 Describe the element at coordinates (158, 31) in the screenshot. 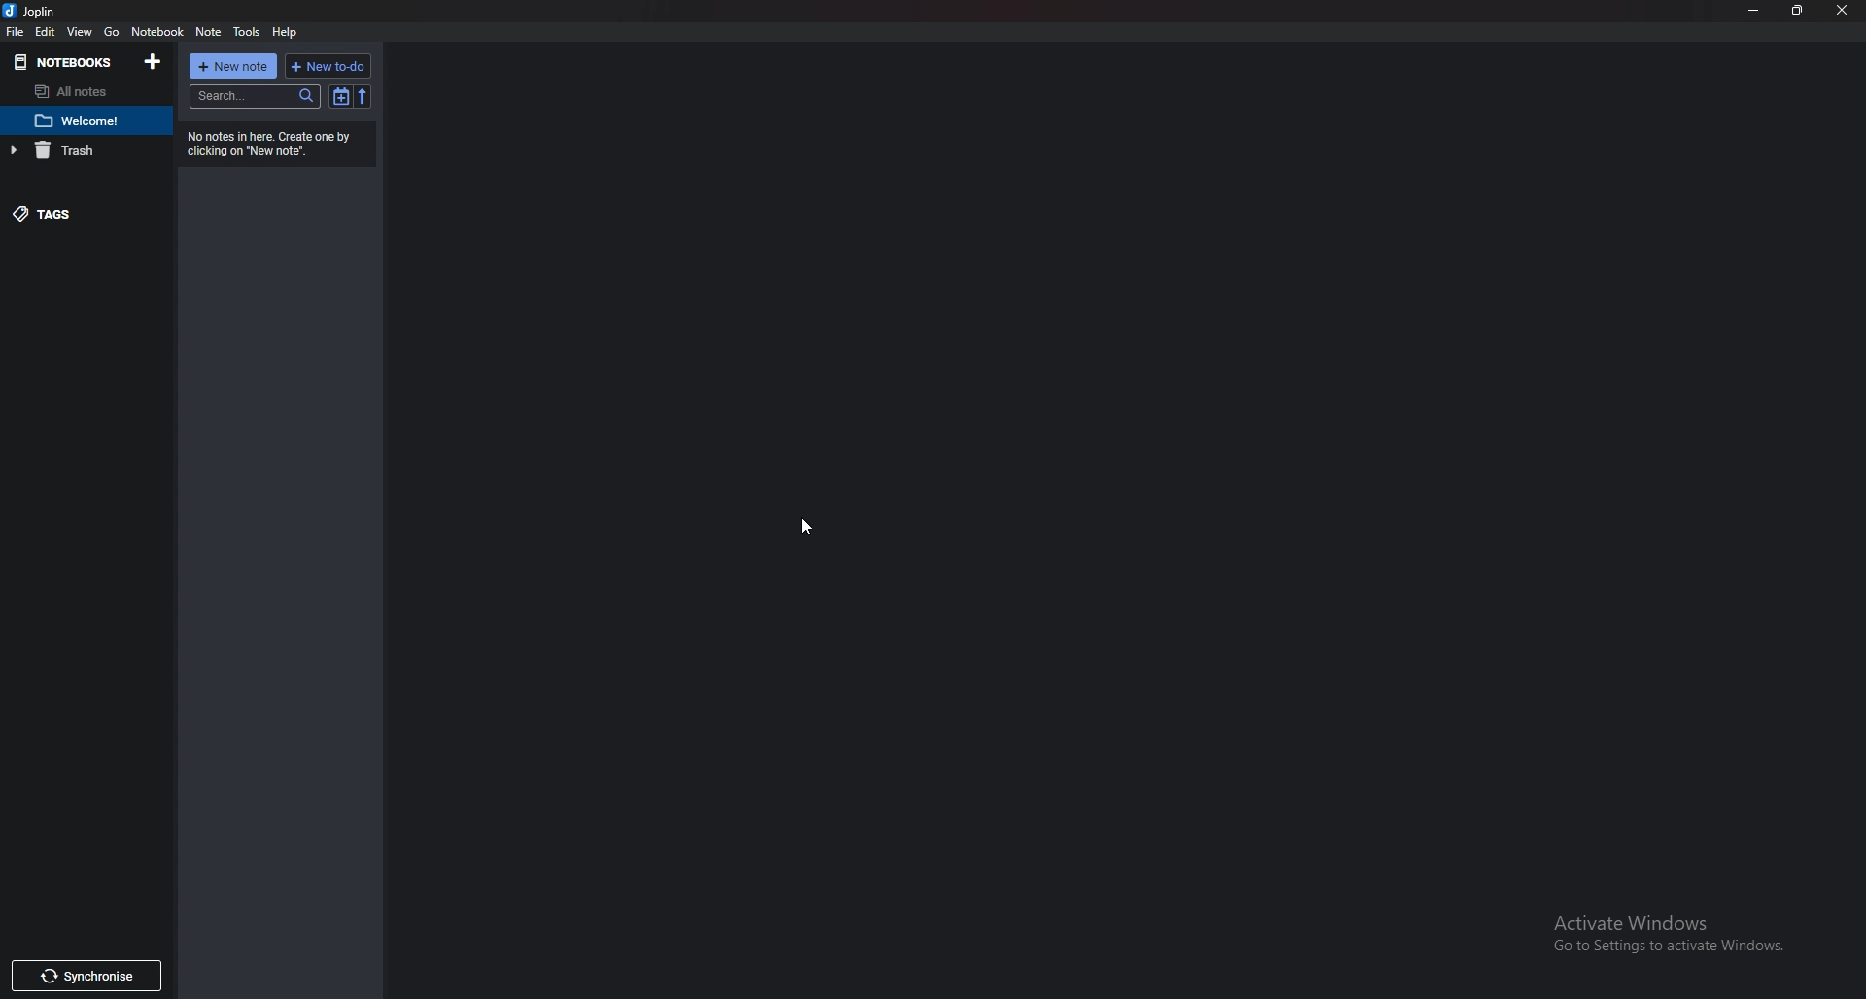

I see `Notebook` at that location.